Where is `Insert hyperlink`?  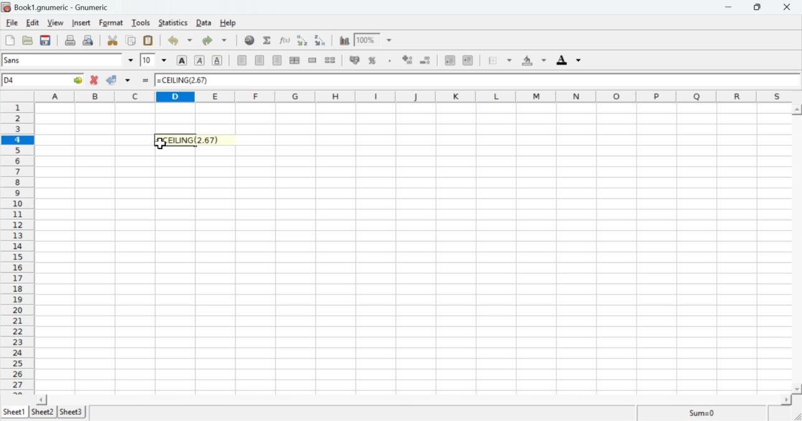 Insert hyperlink is located at coordinates (250, 40).